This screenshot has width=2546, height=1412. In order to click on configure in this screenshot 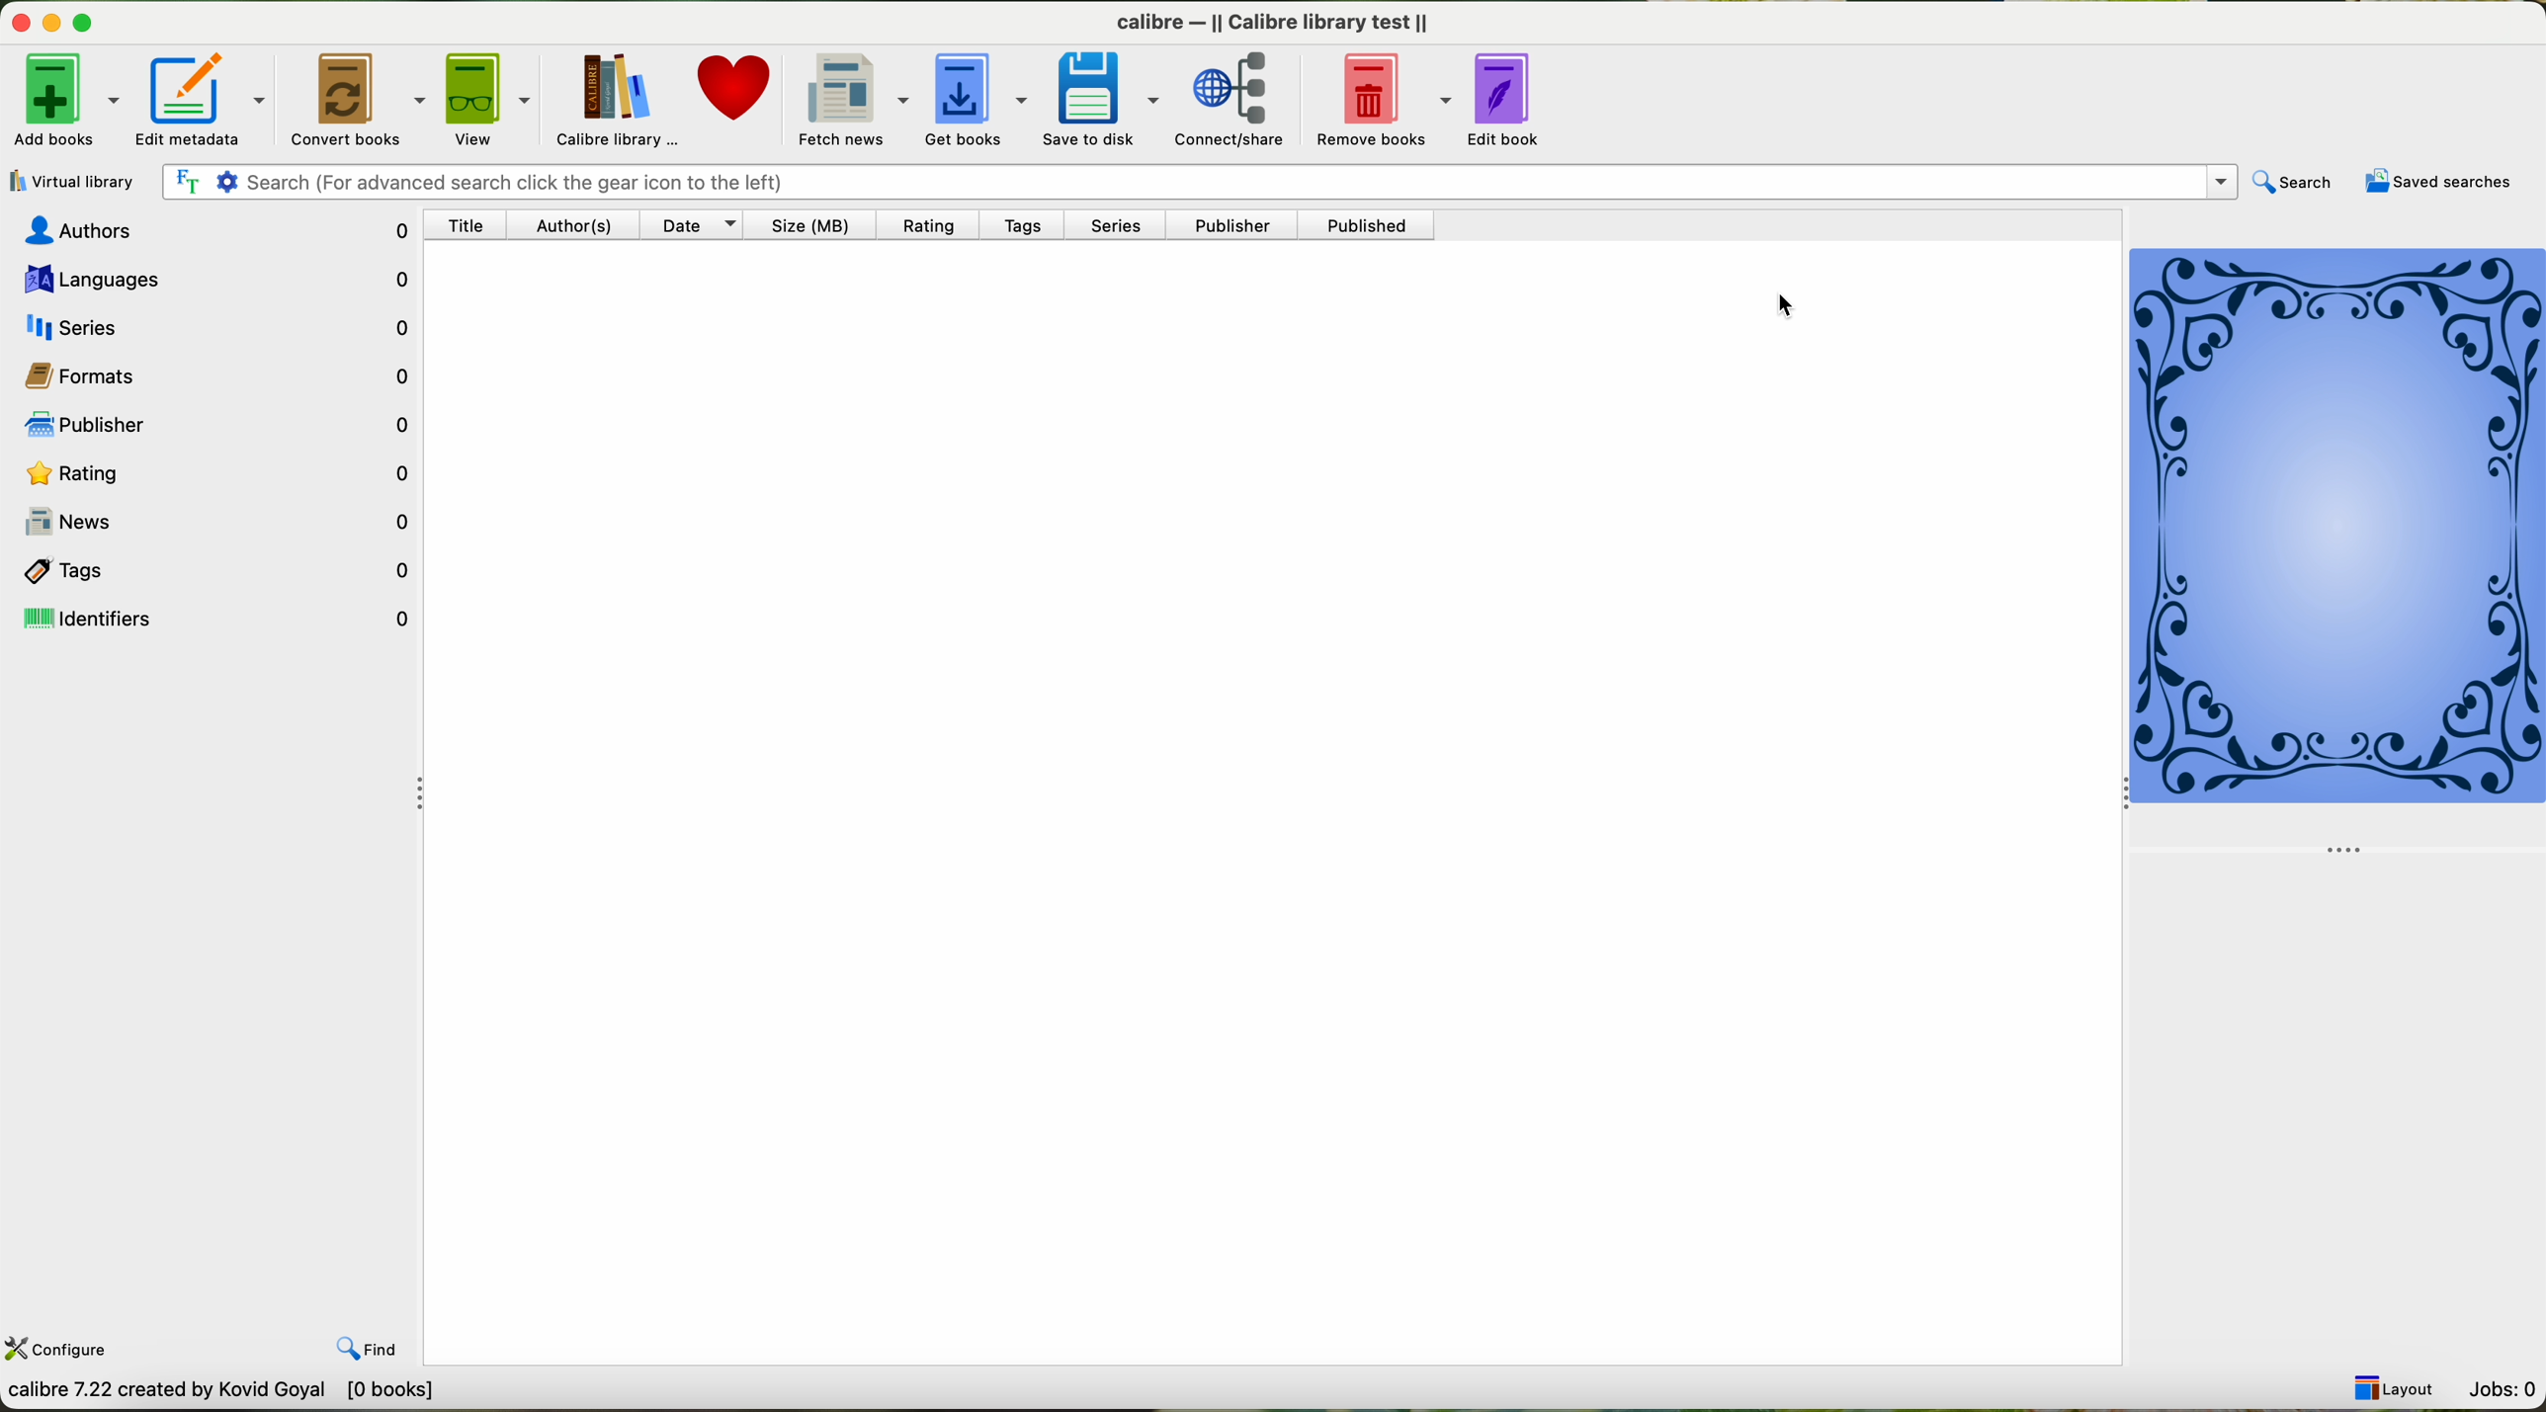, I will do `click(60, 1347)`.